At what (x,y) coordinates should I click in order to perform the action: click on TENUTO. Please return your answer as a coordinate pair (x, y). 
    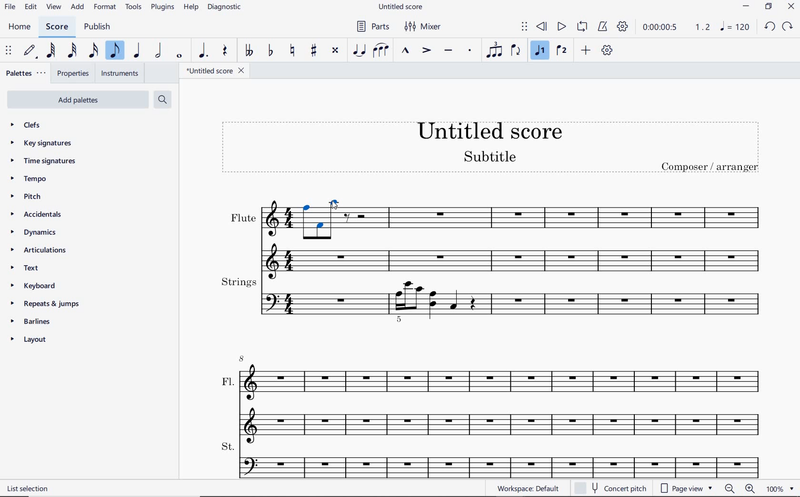
    Looking at the image, I should click on (449, 51).